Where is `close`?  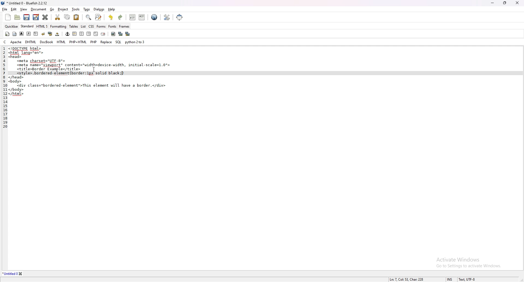
close is located at coordinates (517, 2).